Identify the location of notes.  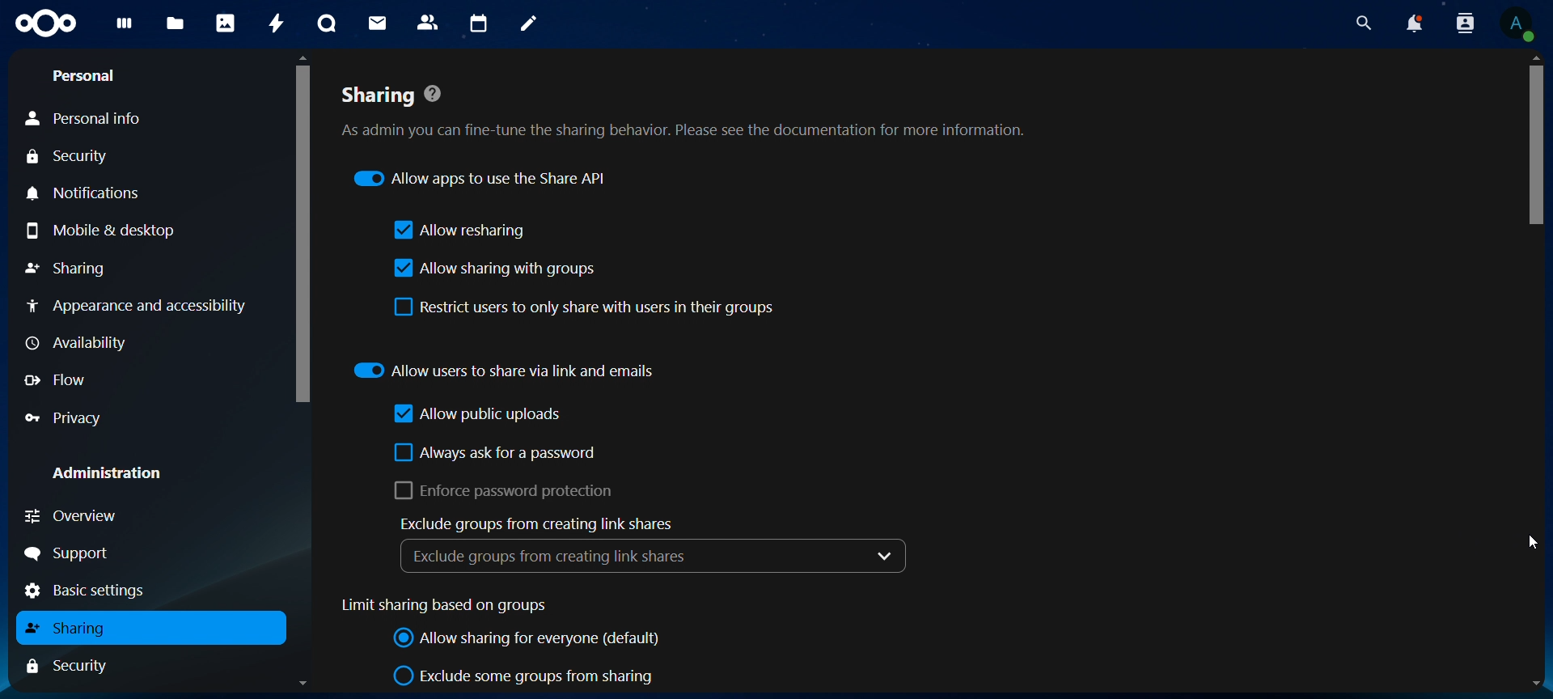
(528, 23).